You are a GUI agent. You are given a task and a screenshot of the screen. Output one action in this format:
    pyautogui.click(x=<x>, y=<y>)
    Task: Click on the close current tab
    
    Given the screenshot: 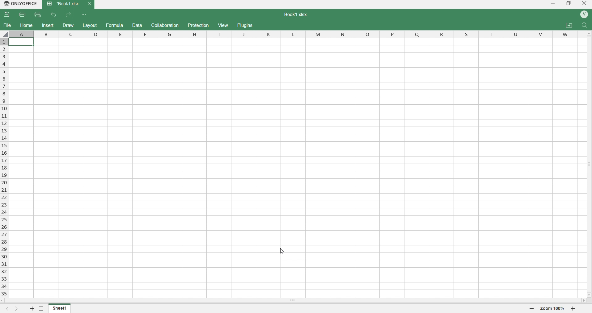 What is the action you would take?
    pyautogui.click(x=89, y=4)
    